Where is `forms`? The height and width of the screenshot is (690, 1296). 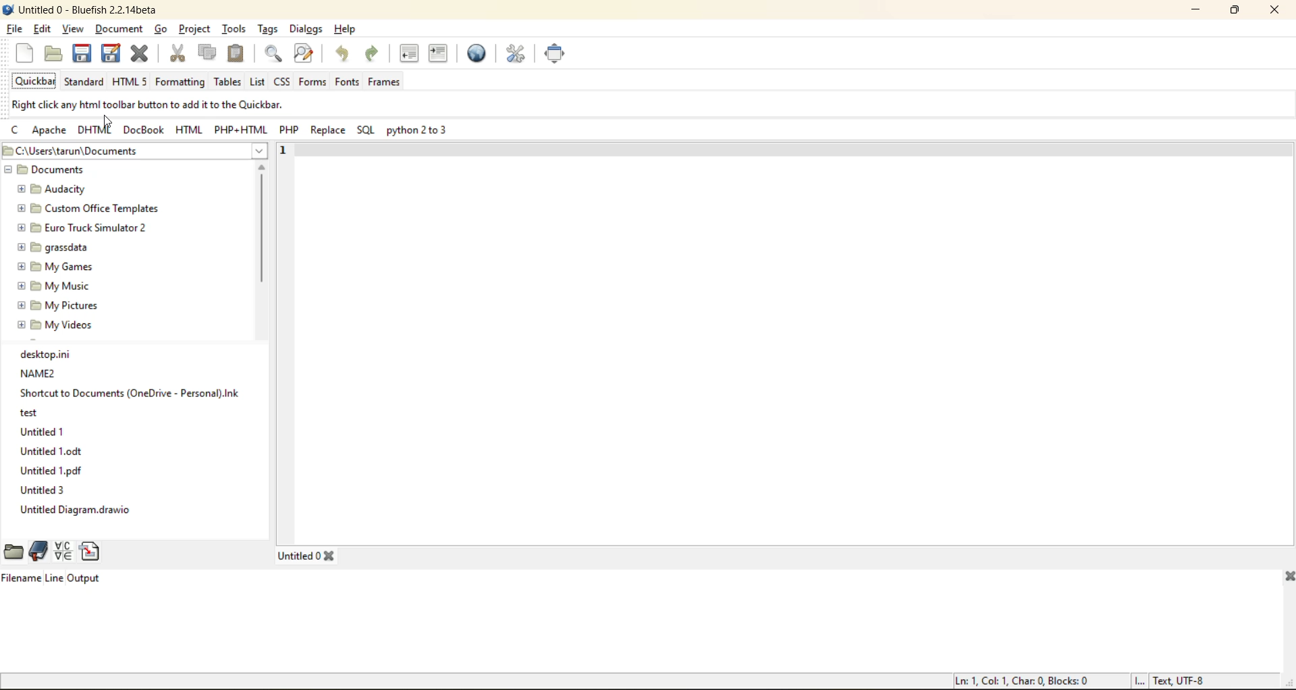
forms is located at coordinates (312, 82).